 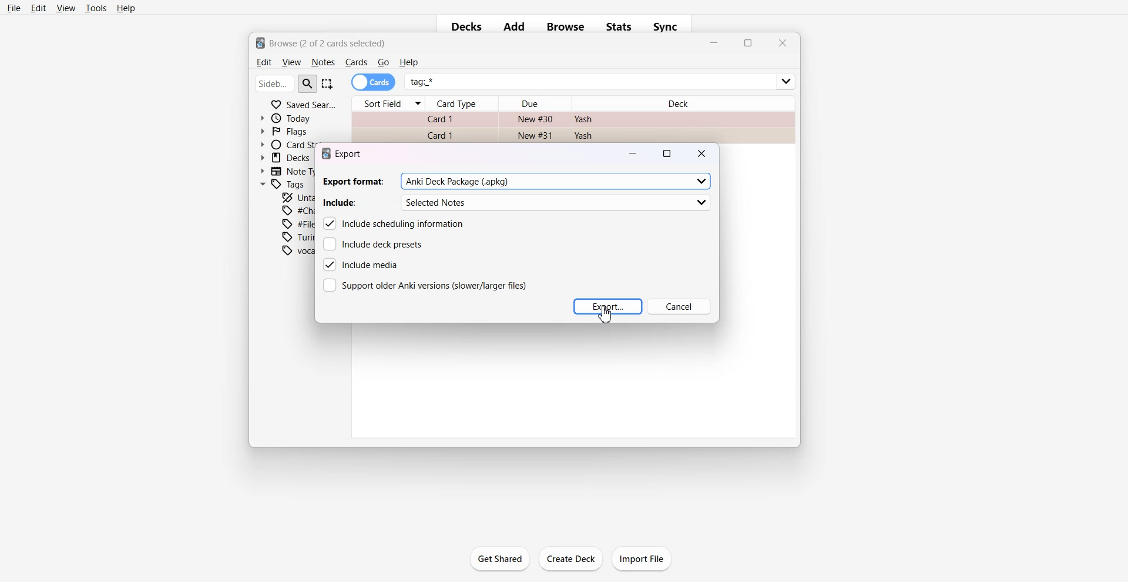 What do you see at coordinates (291, 62) in the screenshot?
I see `View` at bounding box center [291, 62].